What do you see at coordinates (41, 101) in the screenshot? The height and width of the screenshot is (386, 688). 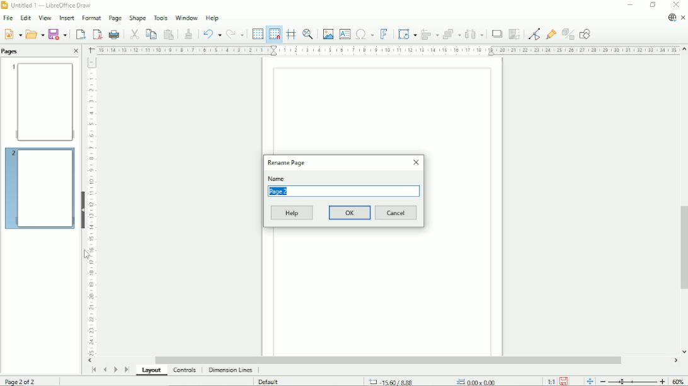 I see `Preview` at bounding box center [41, 101].